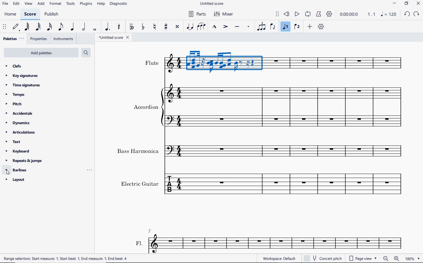 This screenshot has width=423, height=263. Describe the element at coordinates (41, 4) in the screenshot. I see `add` at that location.